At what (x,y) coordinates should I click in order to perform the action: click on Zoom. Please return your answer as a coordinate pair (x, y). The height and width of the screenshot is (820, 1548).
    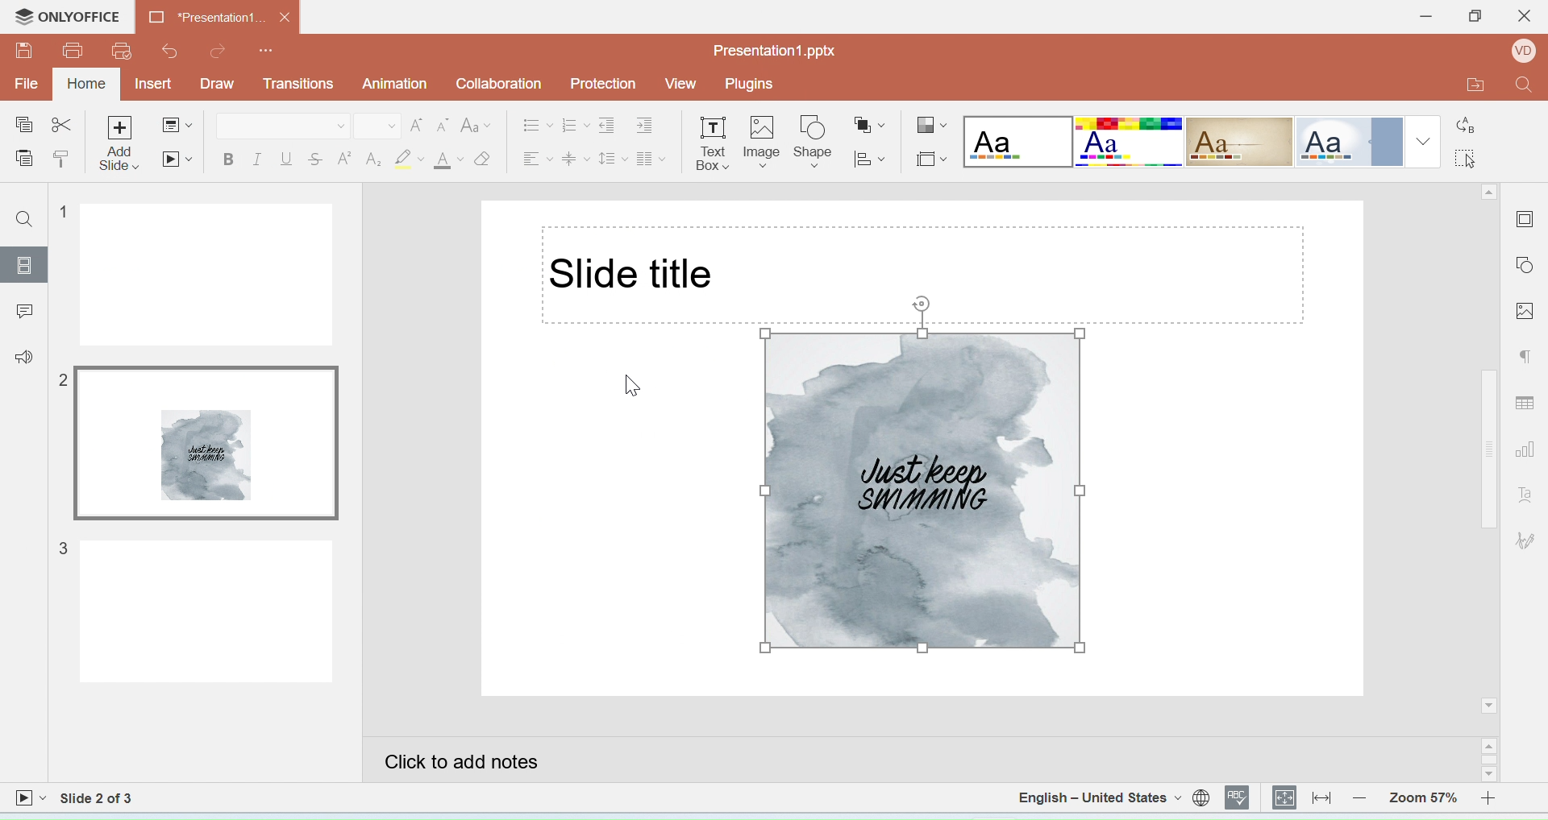
    Looking at the image, I should click on (1423, 795).